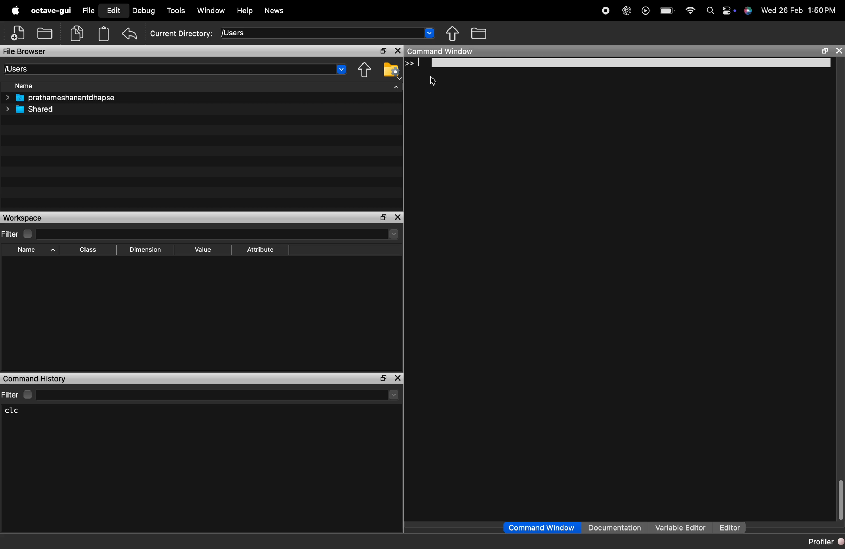 Image resolution: width=845 pixels, height=549 pixels. Describe the element at coordinates (18, 411) in the screenshot. I see `clc` at that location.